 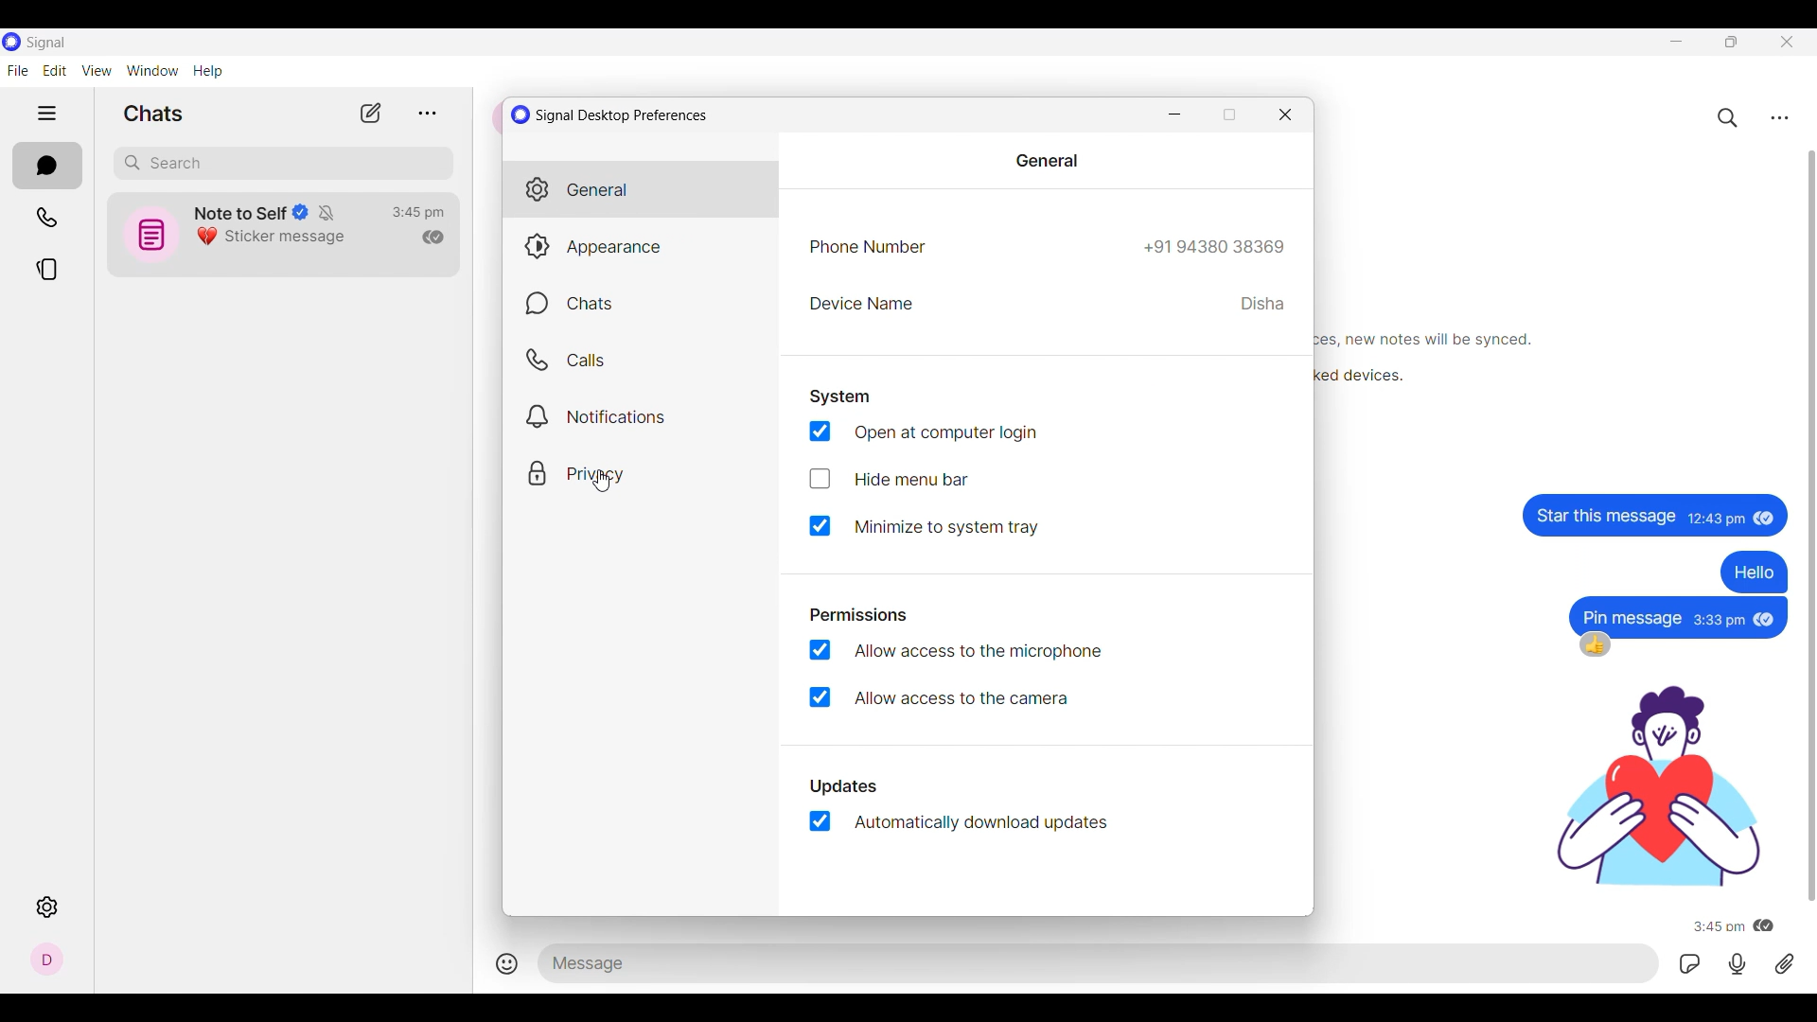 What do you see at coordinates (1788, 42) in the screenshot?
I see `Close interface` at bounding box center [1788, 42].